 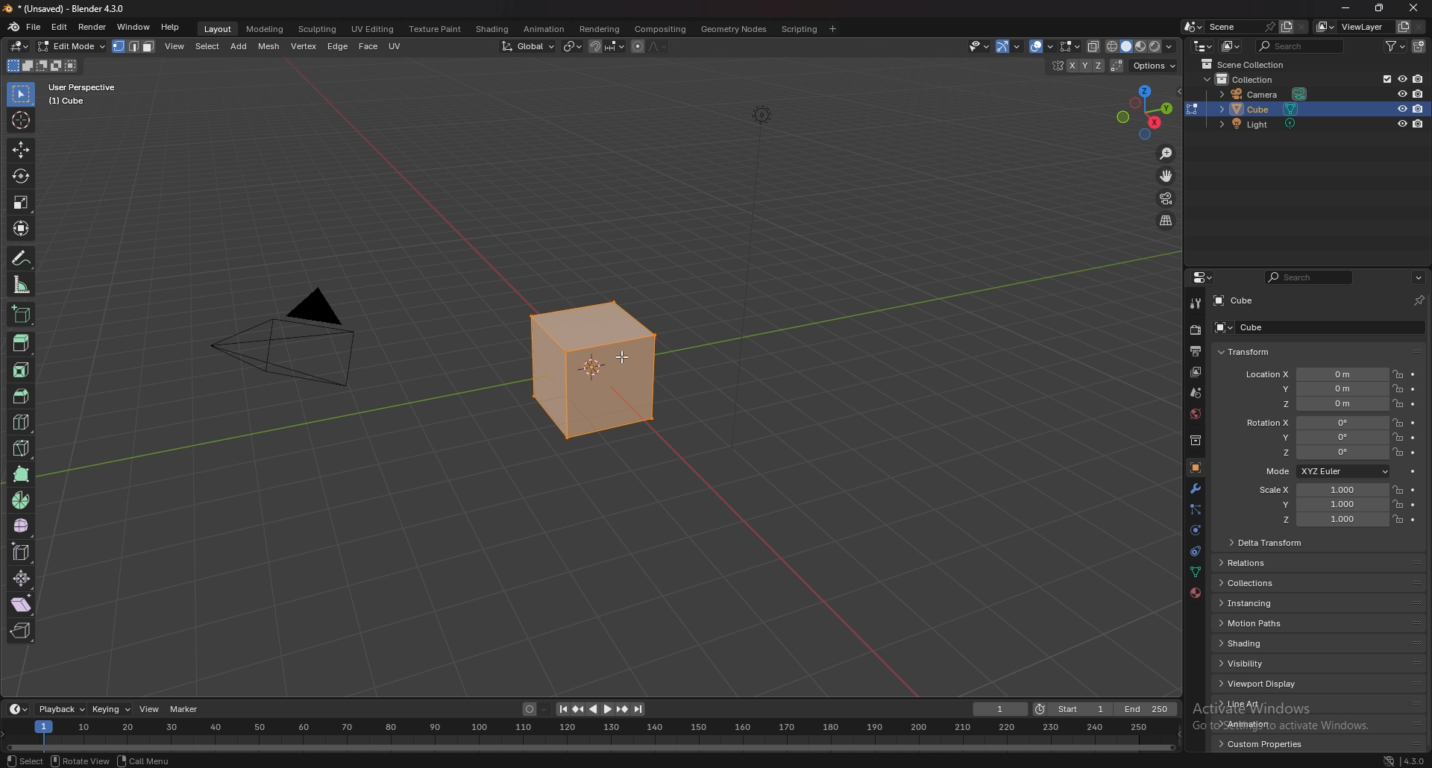 I want to click on hide in viewport, so click(x=1401, y=108).